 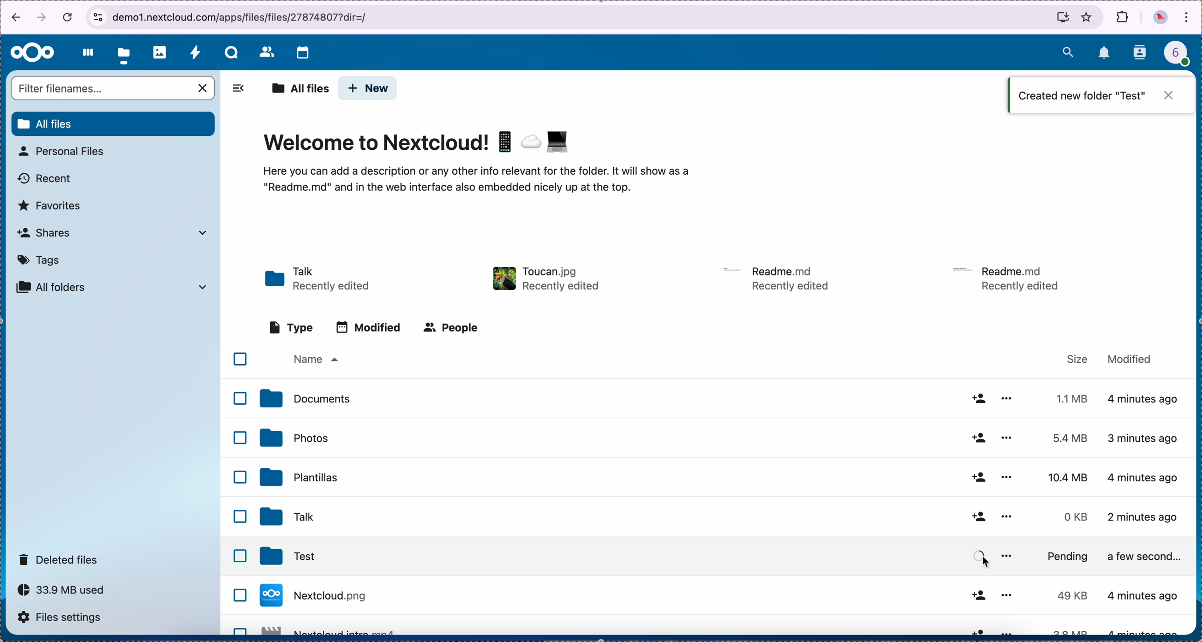 I want to click on people, so click(x=450, y=327).